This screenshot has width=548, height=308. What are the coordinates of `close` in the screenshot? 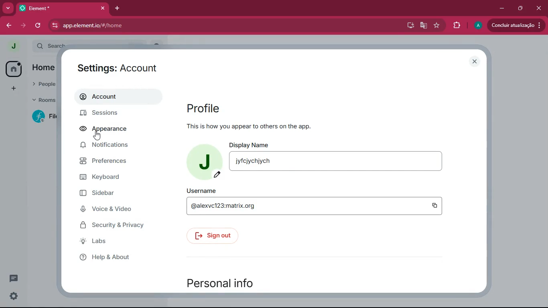 It's located at (538, 8).